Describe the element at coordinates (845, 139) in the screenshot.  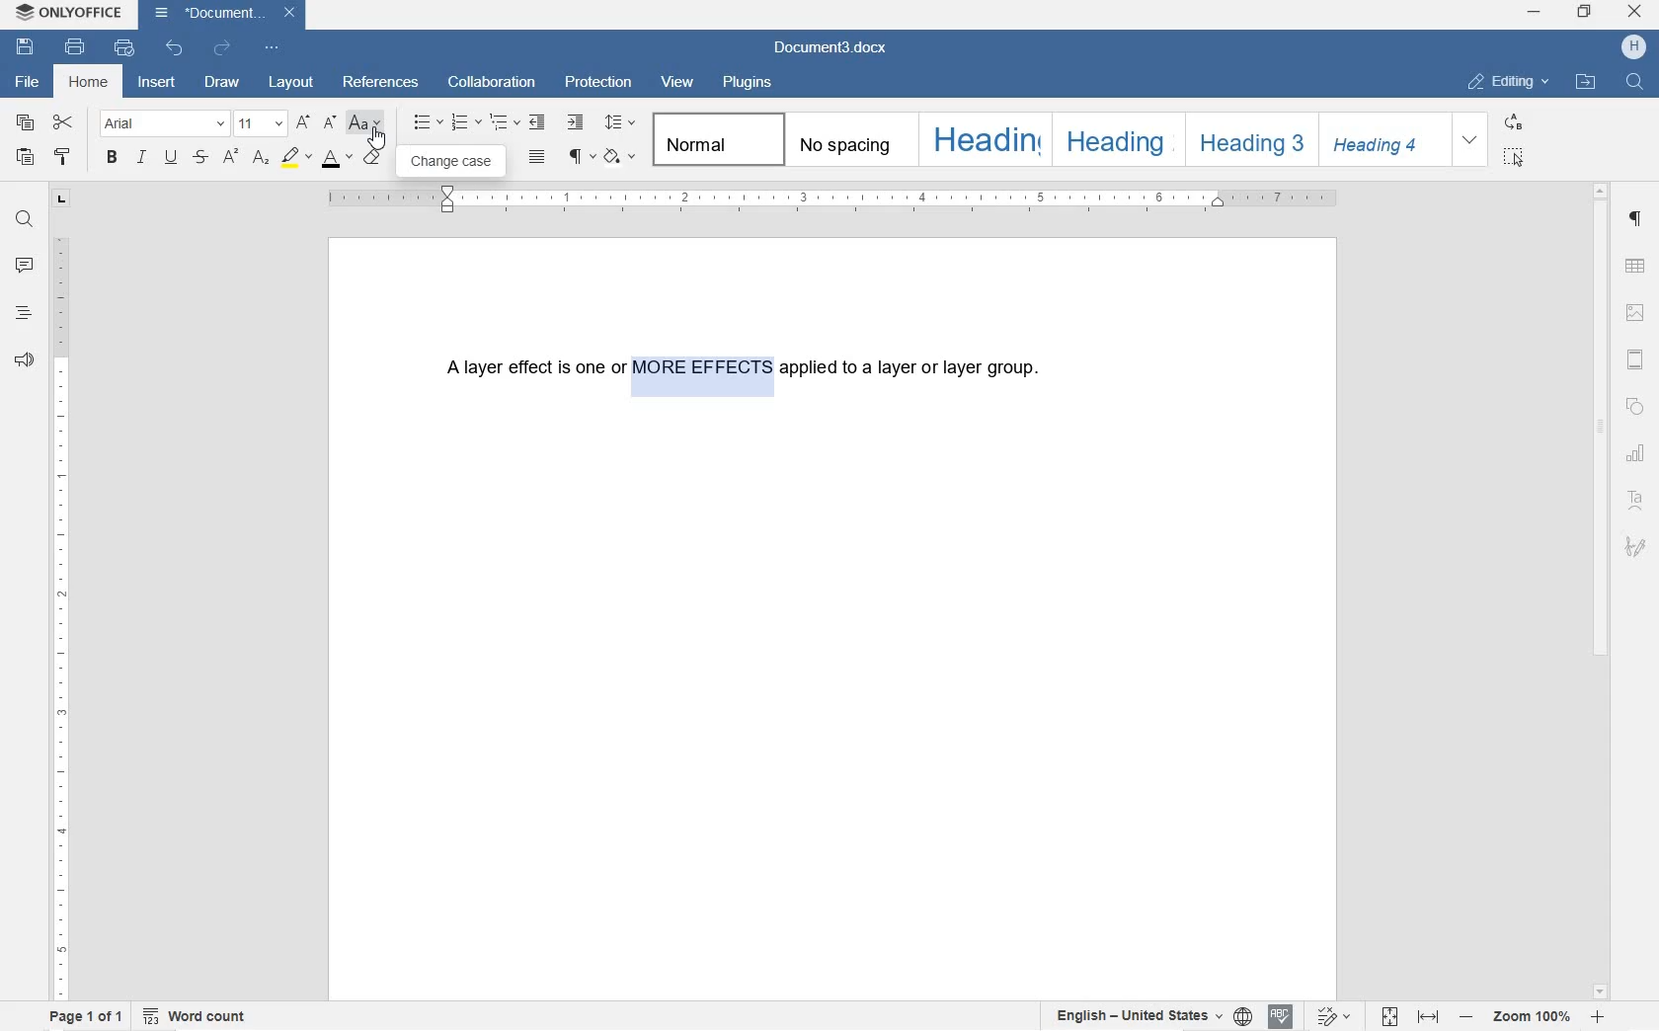
I see `NO SPACING` at that location.